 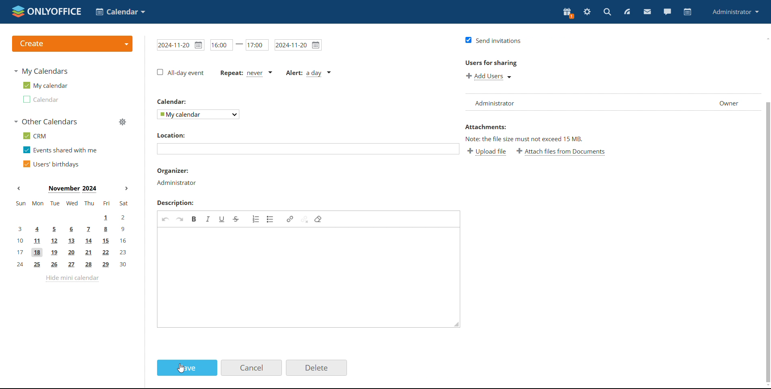 What do you see at coordinates (647, 12) in the screenshot?
I see `mail` at bounding box center [647, 12].